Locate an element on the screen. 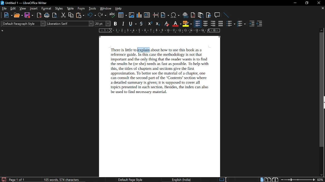 This screenshot has width=325, height=182. scale is located at coordinates (159, 31).